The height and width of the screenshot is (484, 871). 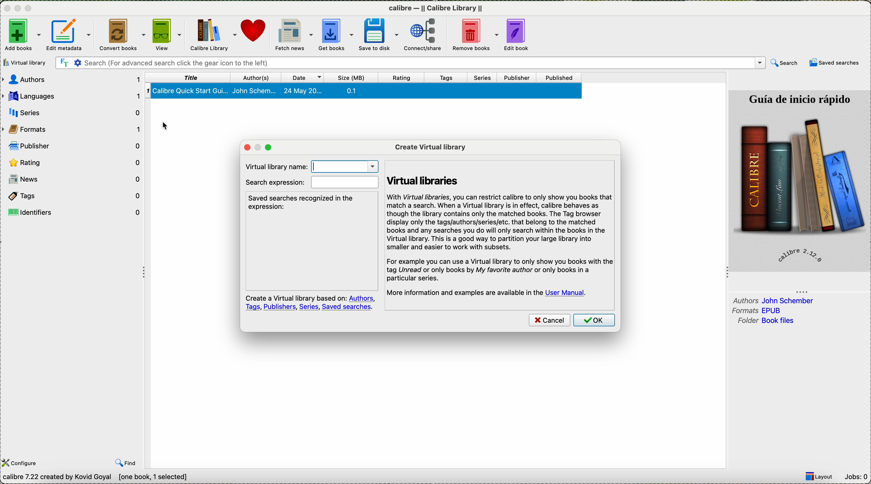 What do you see at coordinates (436, 10) in the screenshot?
I see `calibre -II Callibre Library II` at bounding box center [436, 10].